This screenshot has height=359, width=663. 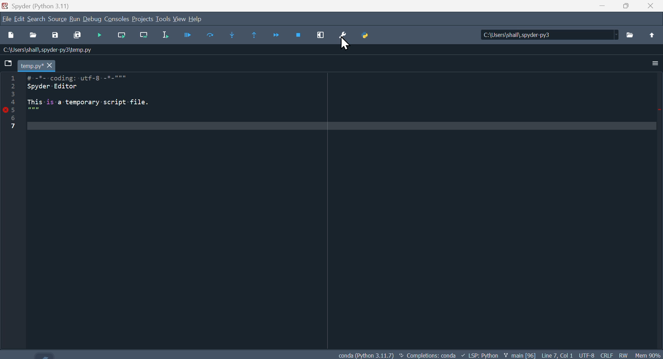 What do you see at coordinates (101, 99) in the screenshot?
I see `1 # -%--coding: utf-8 -*-"""
> Spyder Editor

3

+ This is-a temporary -script-file.
ST

5

7` at bounding box center [101, 99].